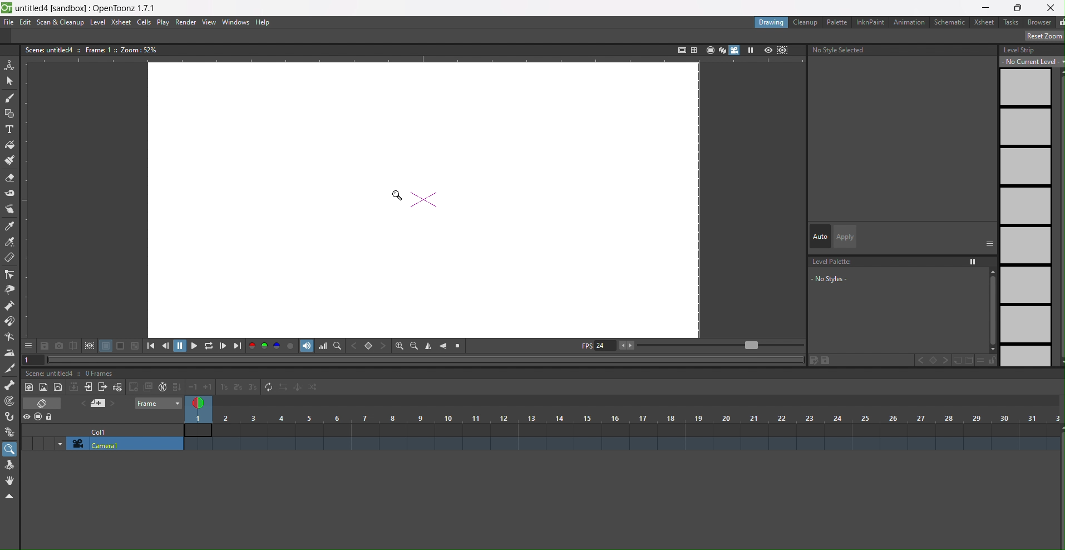 The width and height of the screenshot is (1065, 550). Describe the element at coordinates (200, 403) in the screenshot. I see `frame selector` at that location.